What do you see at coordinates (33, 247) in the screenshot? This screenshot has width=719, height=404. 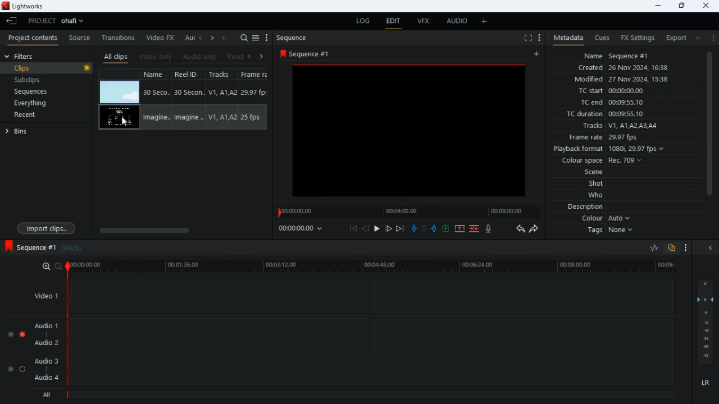 I see `sequence` at bounding box center [33, 247].